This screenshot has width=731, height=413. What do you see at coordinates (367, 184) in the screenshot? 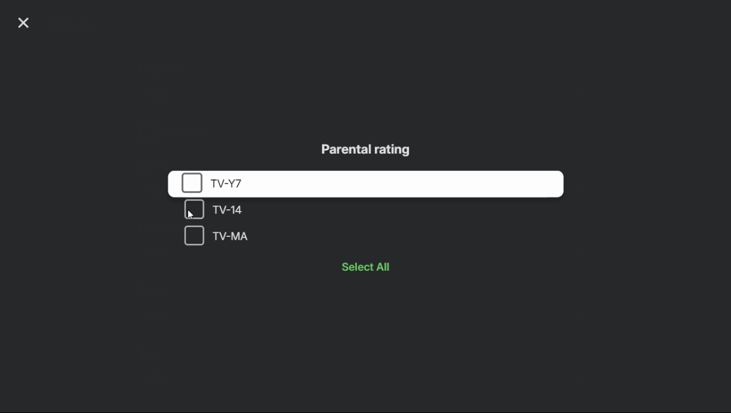
I see `checkbox: TV-Y7` at bounding box center [367, 184].